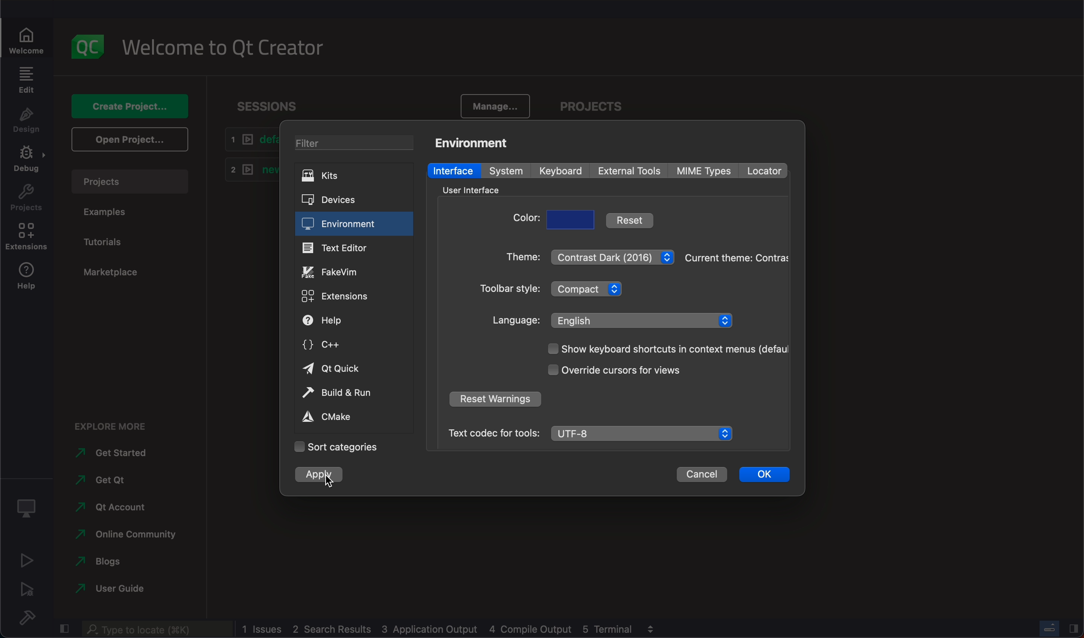 The height and width of the screenshot is (638, 1084). Describe the element at coordinates (26, 617) in the screenshot. I see `build` at that location.